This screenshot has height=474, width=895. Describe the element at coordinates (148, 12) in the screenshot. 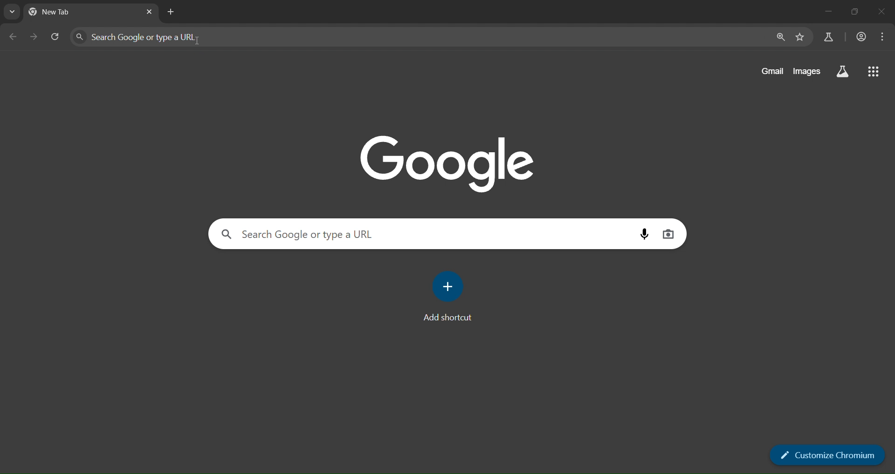

I see `close tab` at that location.